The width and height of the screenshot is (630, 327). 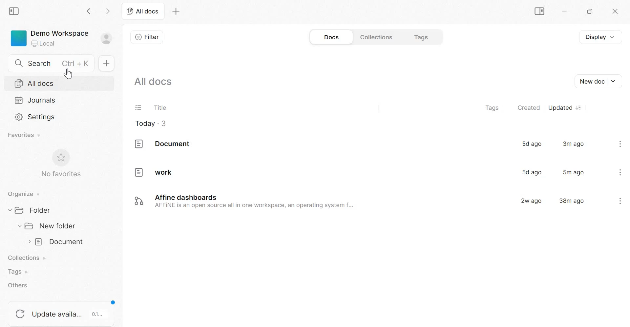 What do you see at coordinates (48, 226) in the screenshot?
I see `New folder` at bounding box center [48, 226].